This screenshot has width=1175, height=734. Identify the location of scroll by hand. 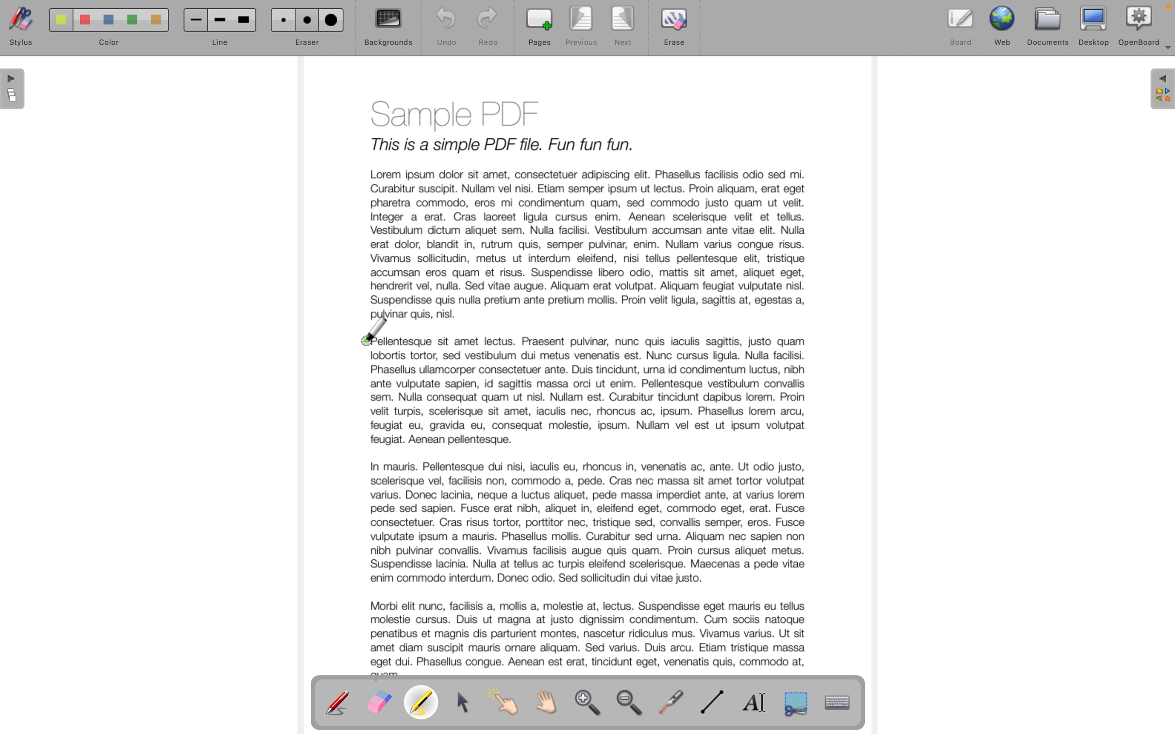
(552, 703).